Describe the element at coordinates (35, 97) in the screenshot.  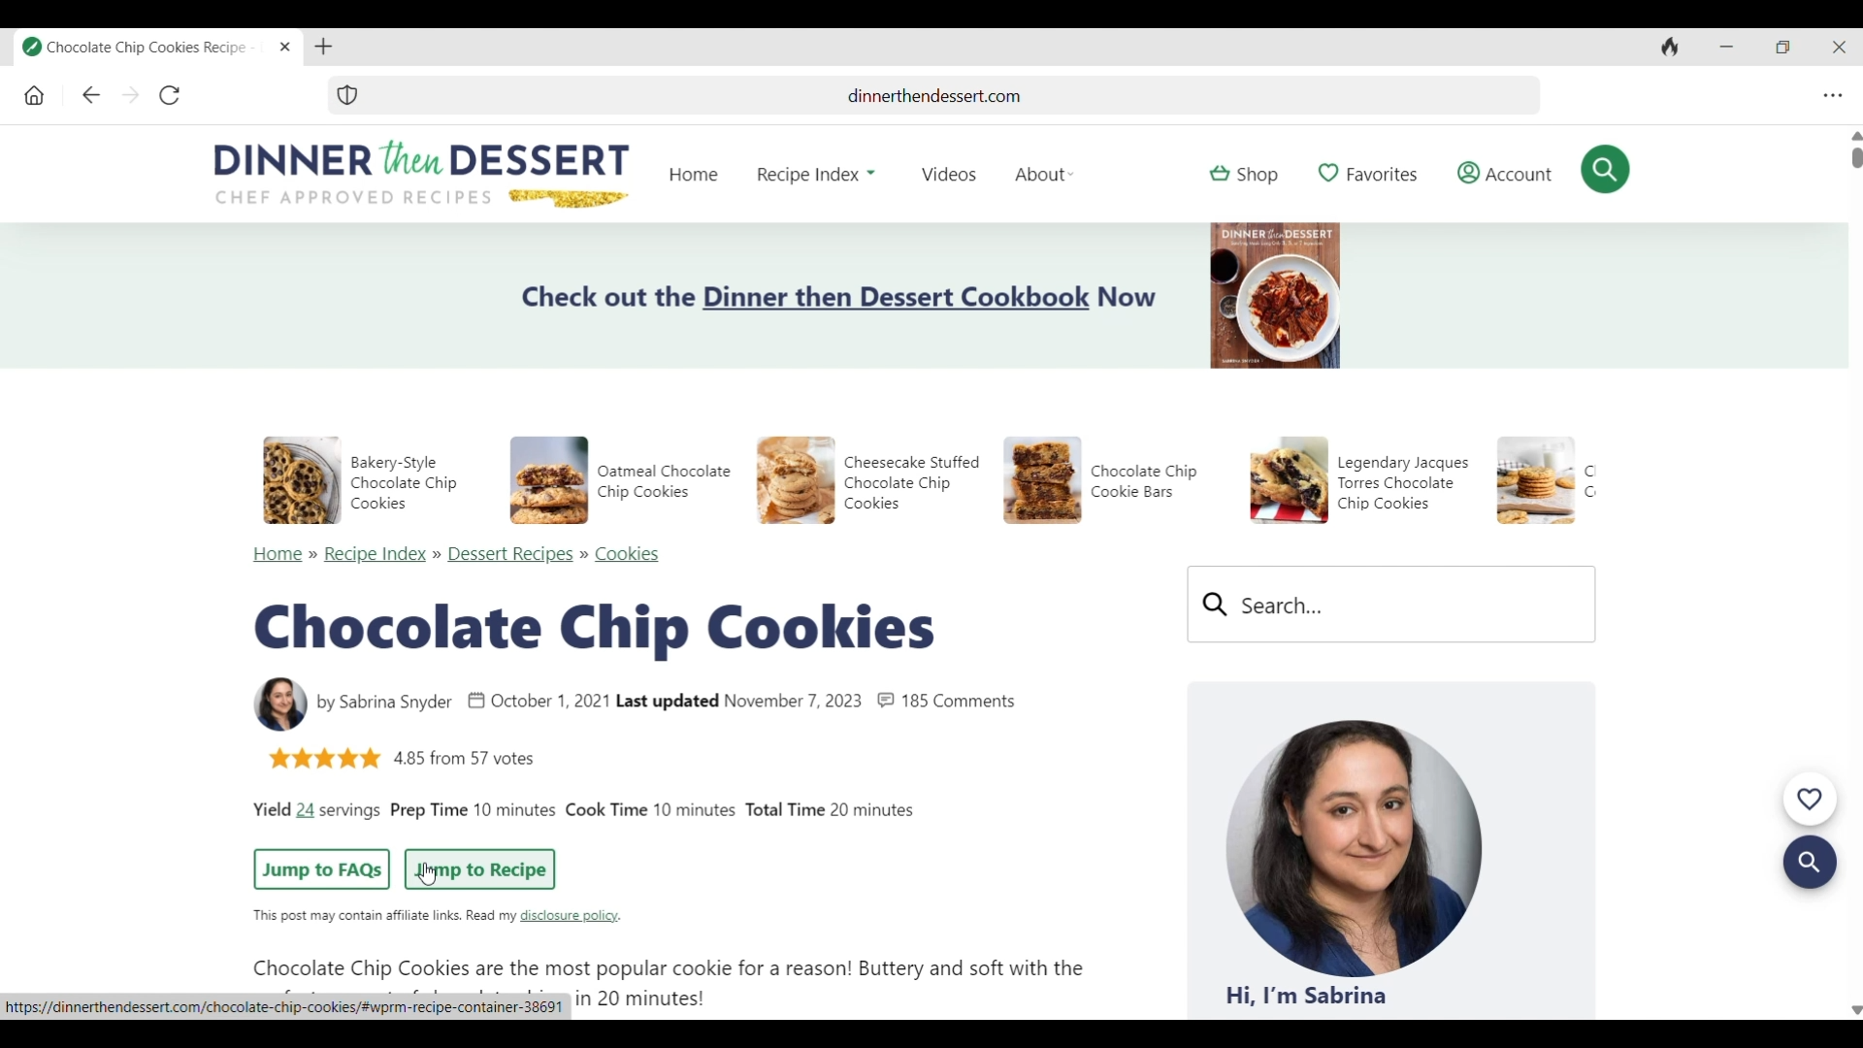
I see `Home` at that location.